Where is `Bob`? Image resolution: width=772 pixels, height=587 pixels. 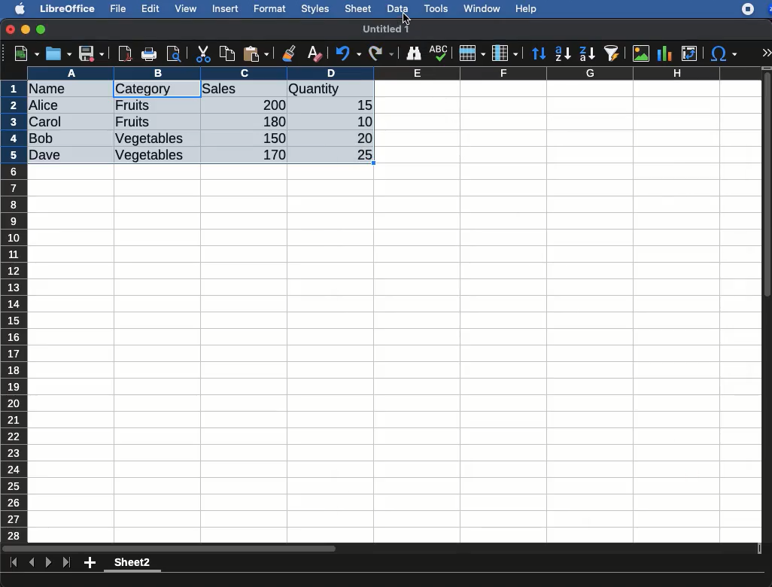 Bob is located at coordinates (42, 139).